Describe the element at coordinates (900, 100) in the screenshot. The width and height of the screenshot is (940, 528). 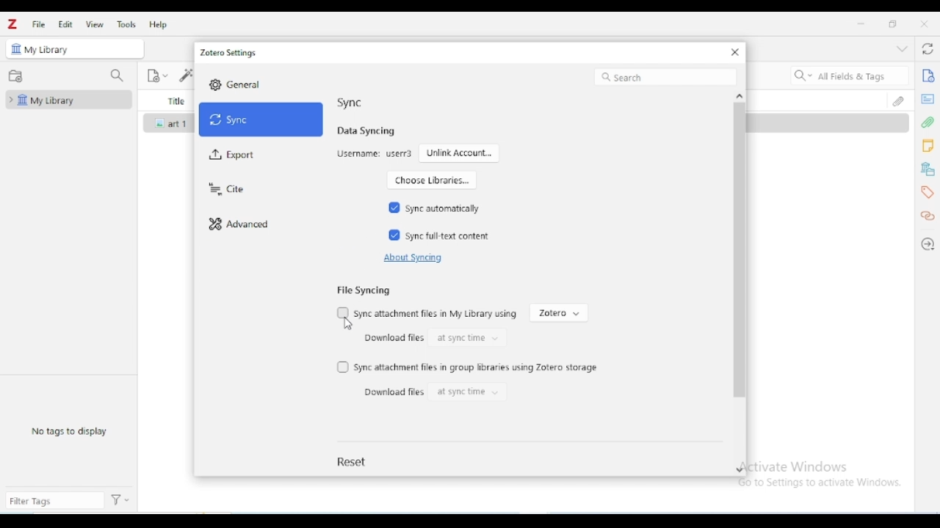
I see `attachments` at that location.